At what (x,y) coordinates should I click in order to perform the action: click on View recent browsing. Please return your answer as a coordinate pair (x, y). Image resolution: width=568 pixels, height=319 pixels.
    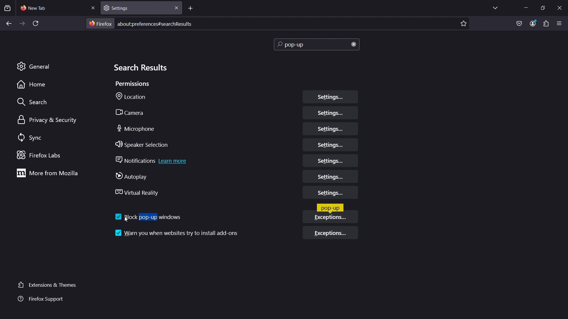
    Looking at the image, I should click on (9, 8).